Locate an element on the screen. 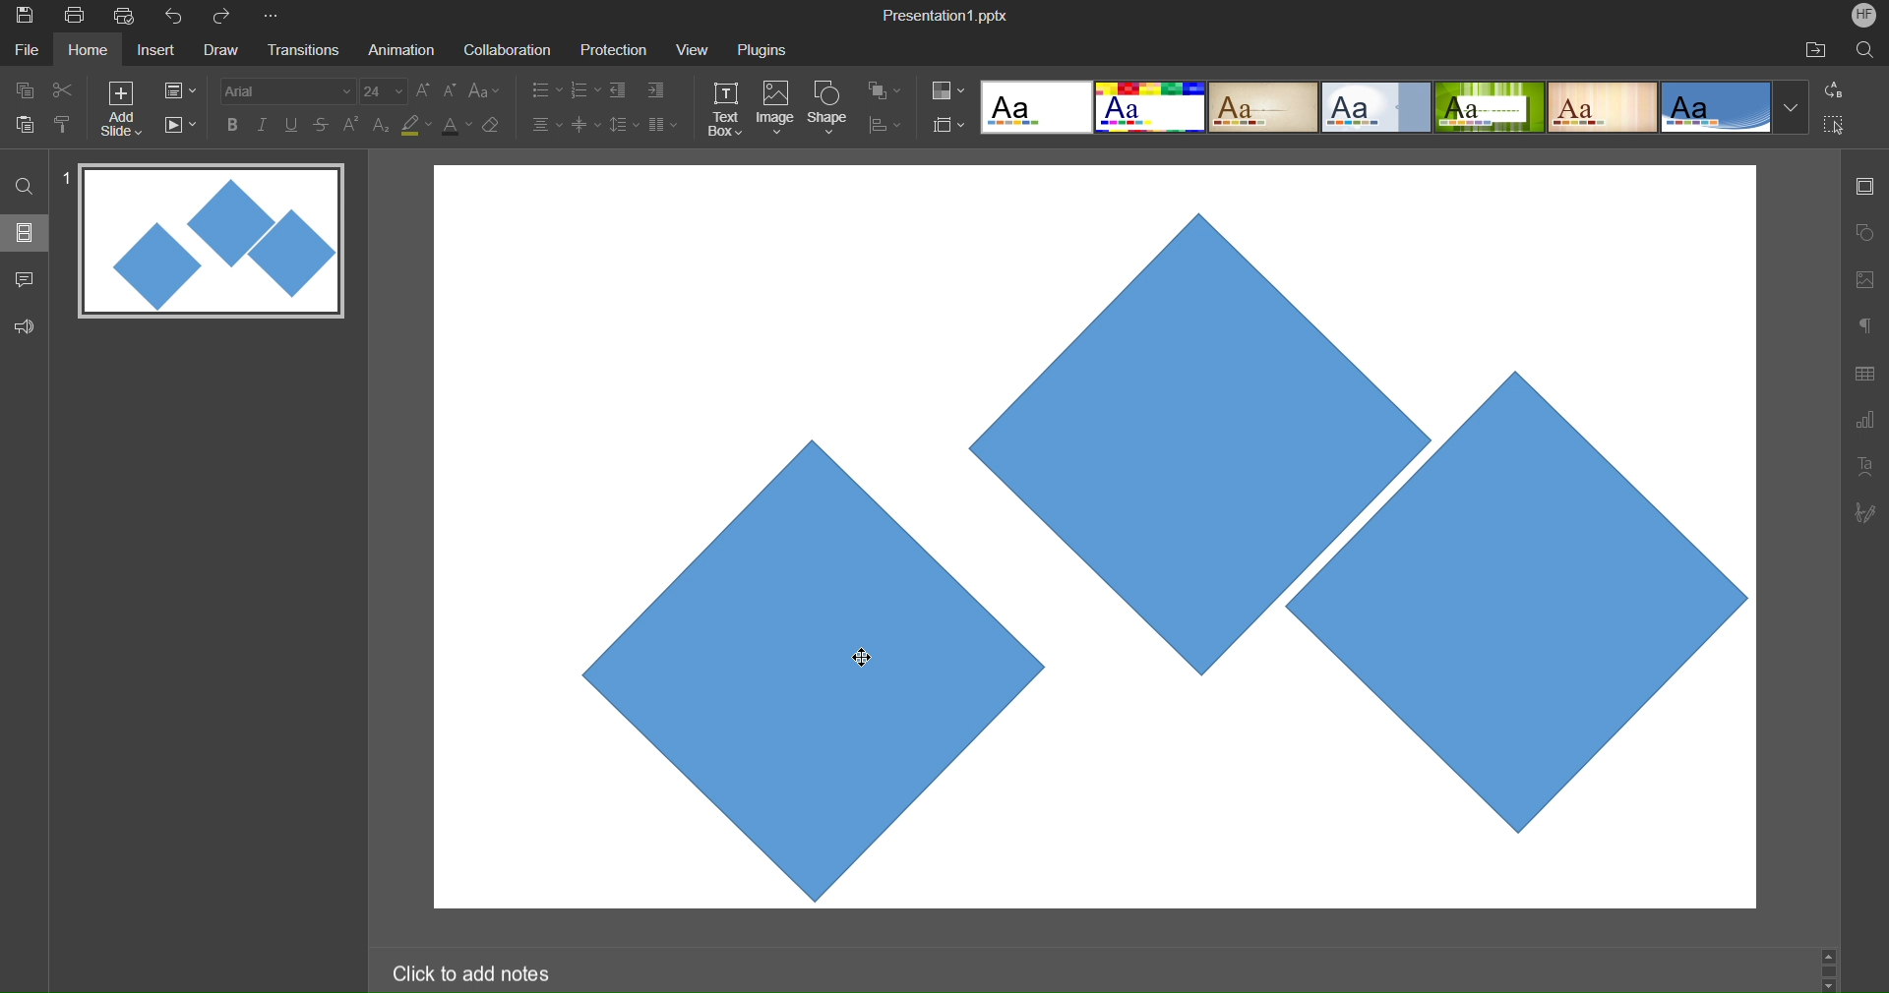 The height and width of the screenshot is (993, 1889). View is located at coordinates (687, 49).